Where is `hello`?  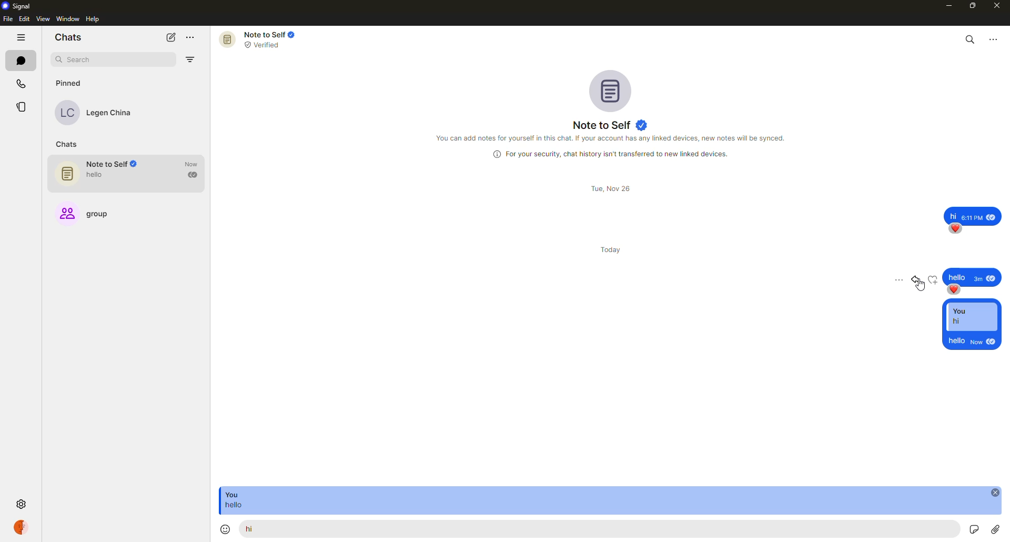
hello is located at coordinates (272, 529).